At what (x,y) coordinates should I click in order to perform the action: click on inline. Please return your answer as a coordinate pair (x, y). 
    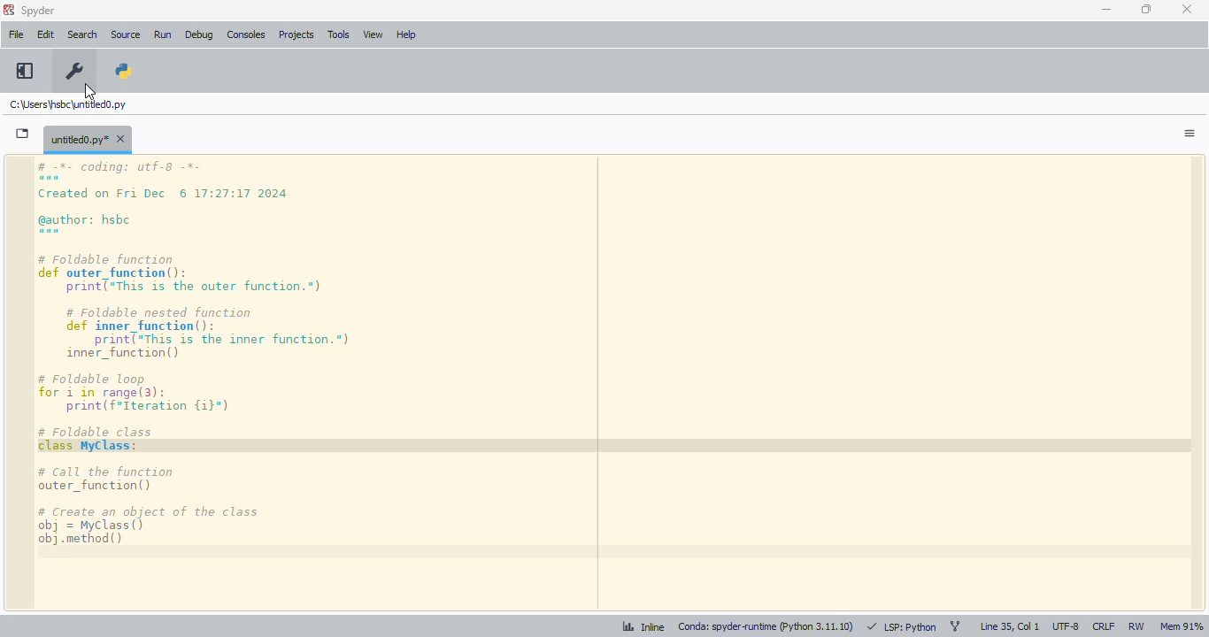
    Looking at the image, I should click on (642, 626).